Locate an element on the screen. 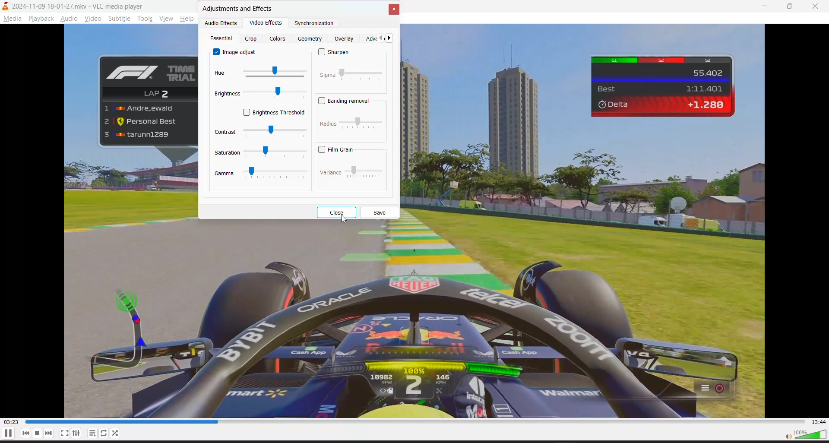 The height and width of the screenshot is (443, 829). close is located at coordinates (395, 10).